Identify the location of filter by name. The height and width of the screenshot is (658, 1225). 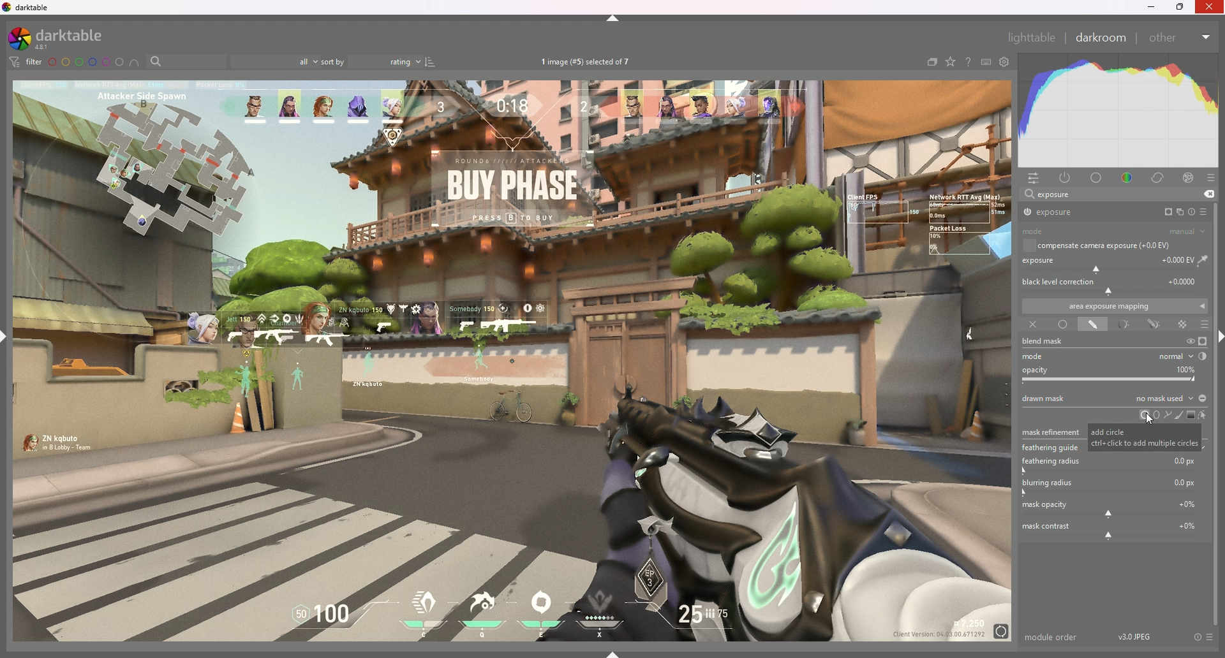
(186, 61).